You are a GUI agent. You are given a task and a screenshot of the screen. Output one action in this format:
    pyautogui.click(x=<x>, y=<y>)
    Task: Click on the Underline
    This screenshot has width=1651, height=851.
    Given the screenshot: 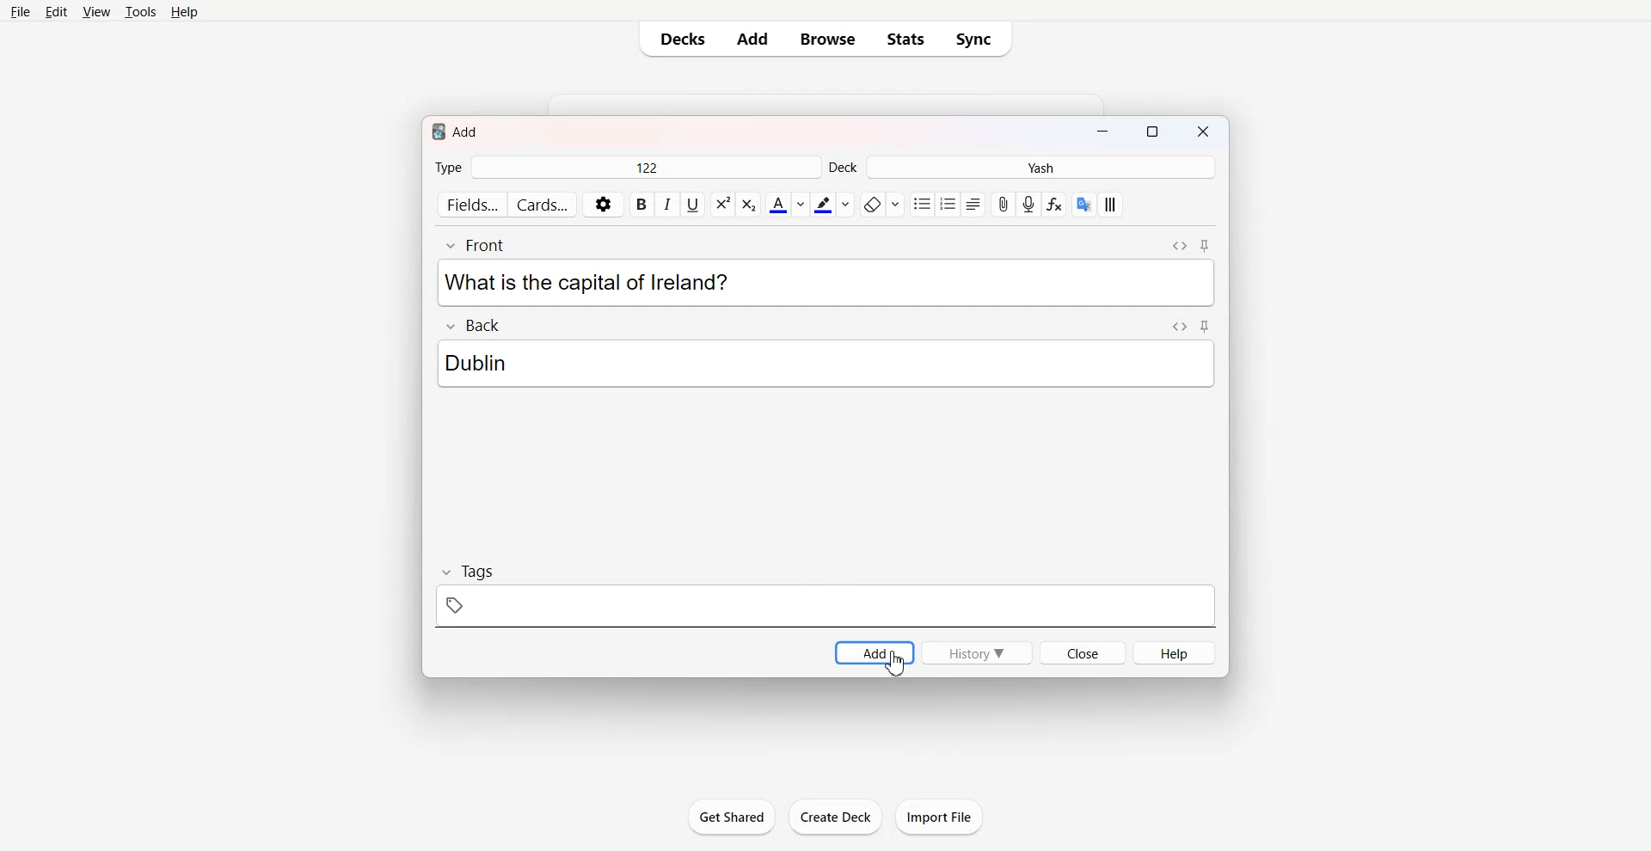 What is the action you would take?
    pyautogui.click(x=692, y=205)
    